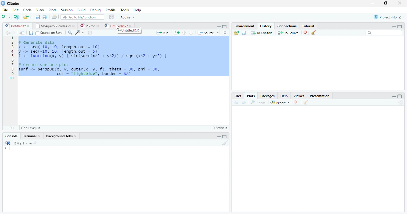  Describe the element at coordinates (224, 137) in the screenshot. I see `Maximize` at that location.